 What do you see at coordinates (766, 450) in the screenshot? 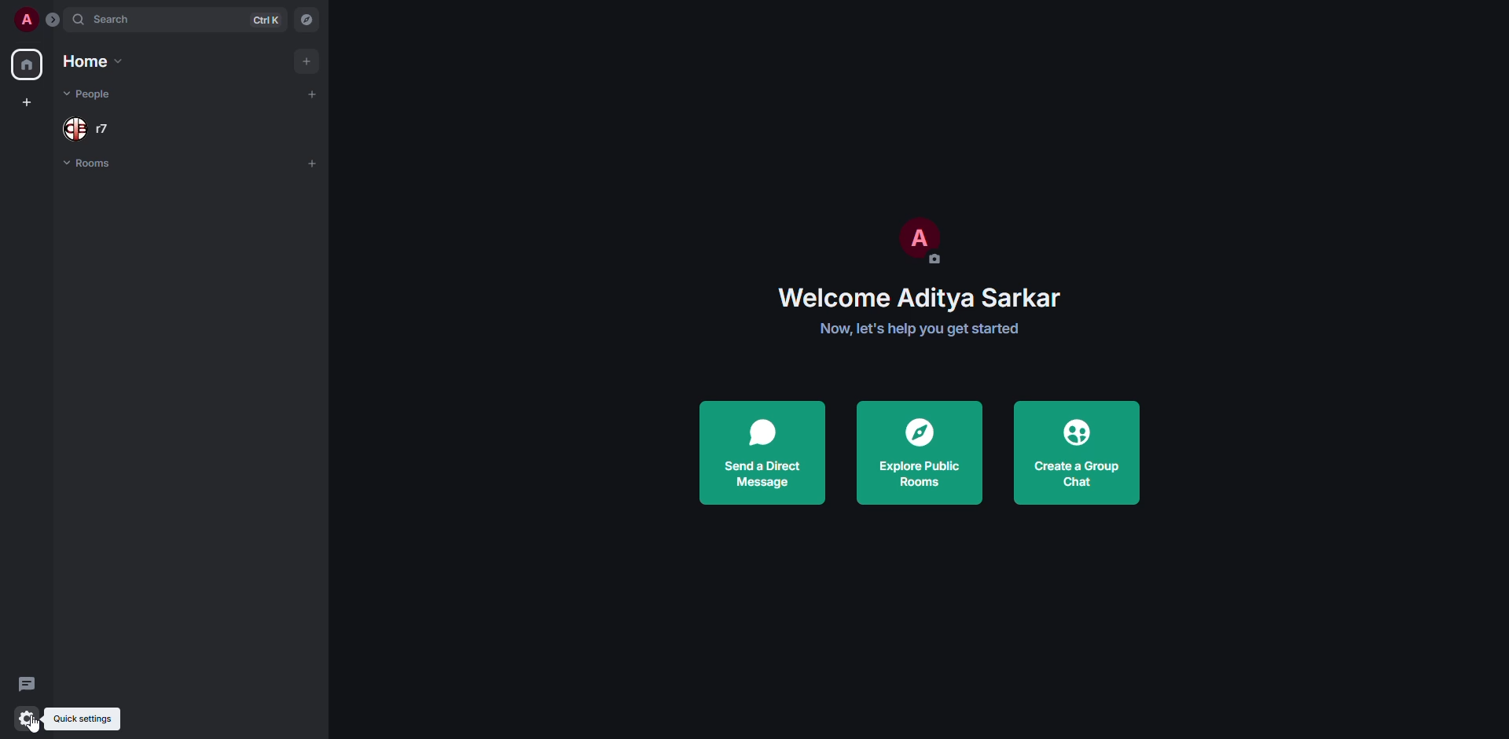
I see `send a direct message` at bounding box center [766, 450].